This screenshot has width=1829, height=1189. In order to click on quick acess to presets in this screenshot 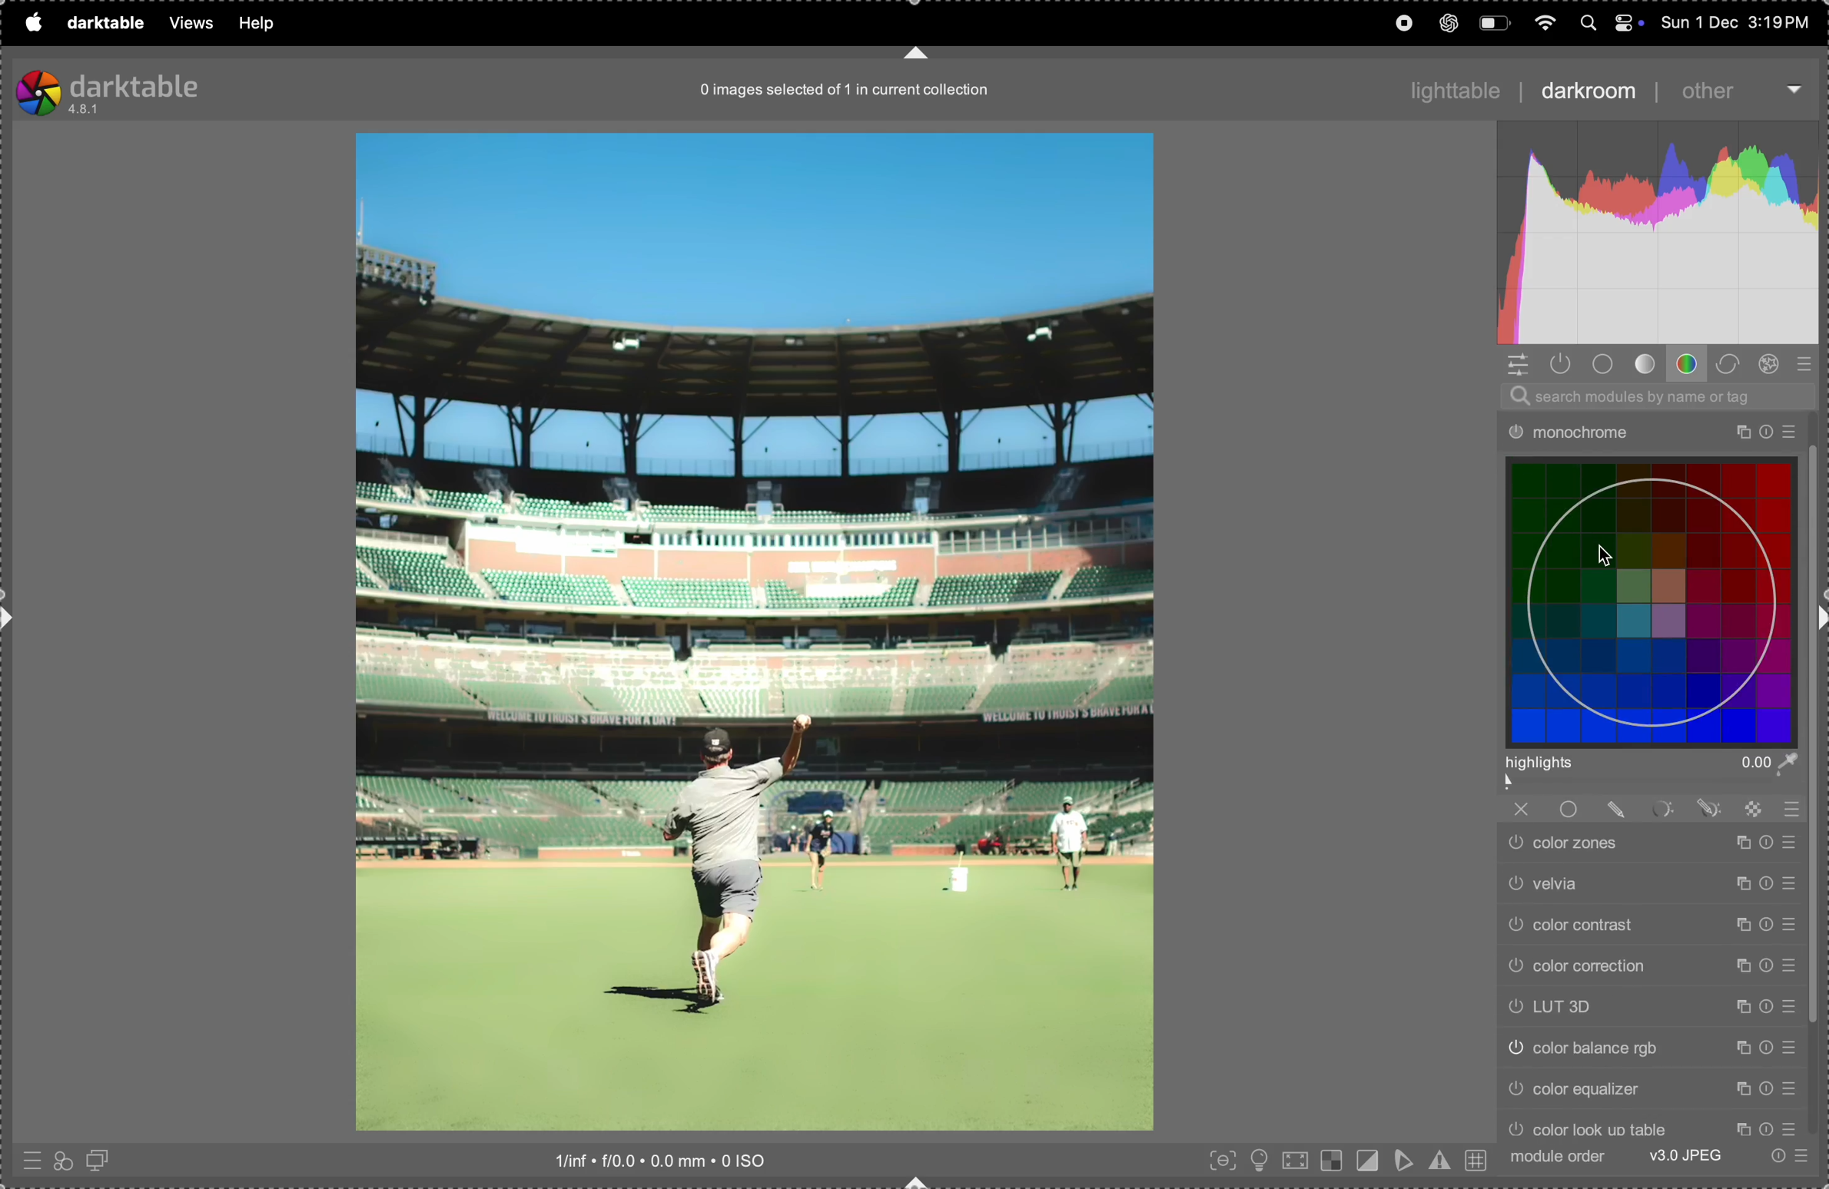, I will do `click(29, 1157)`.